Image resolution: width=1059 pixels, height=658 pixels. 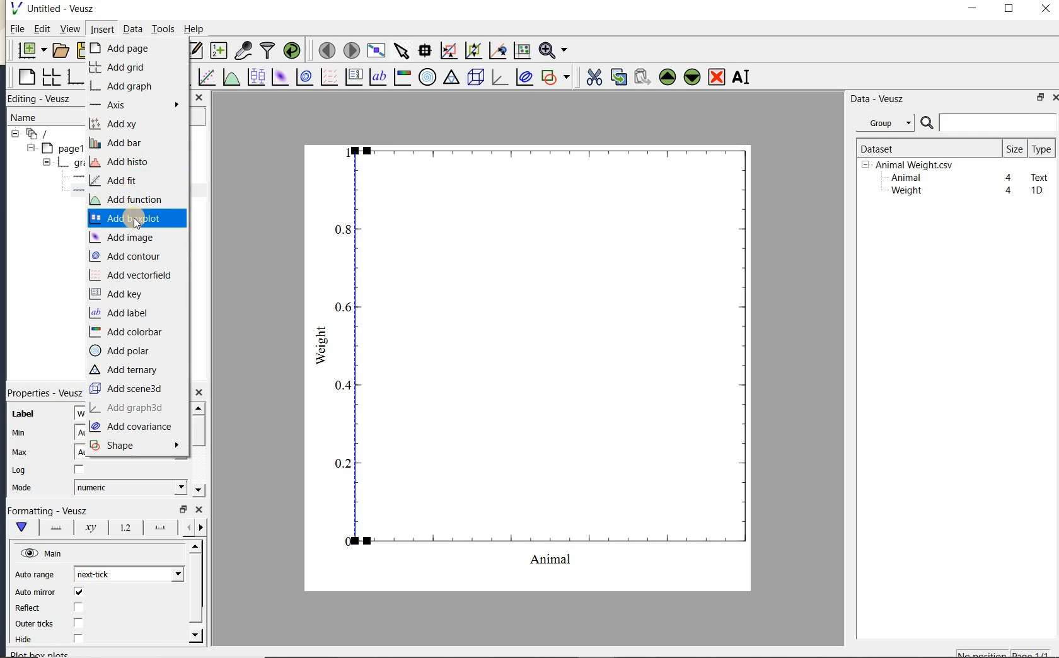 What do you see at coordinates (78, 592) in the screenshot?
I see `check/uncheck` at bounding box center [78, 592].